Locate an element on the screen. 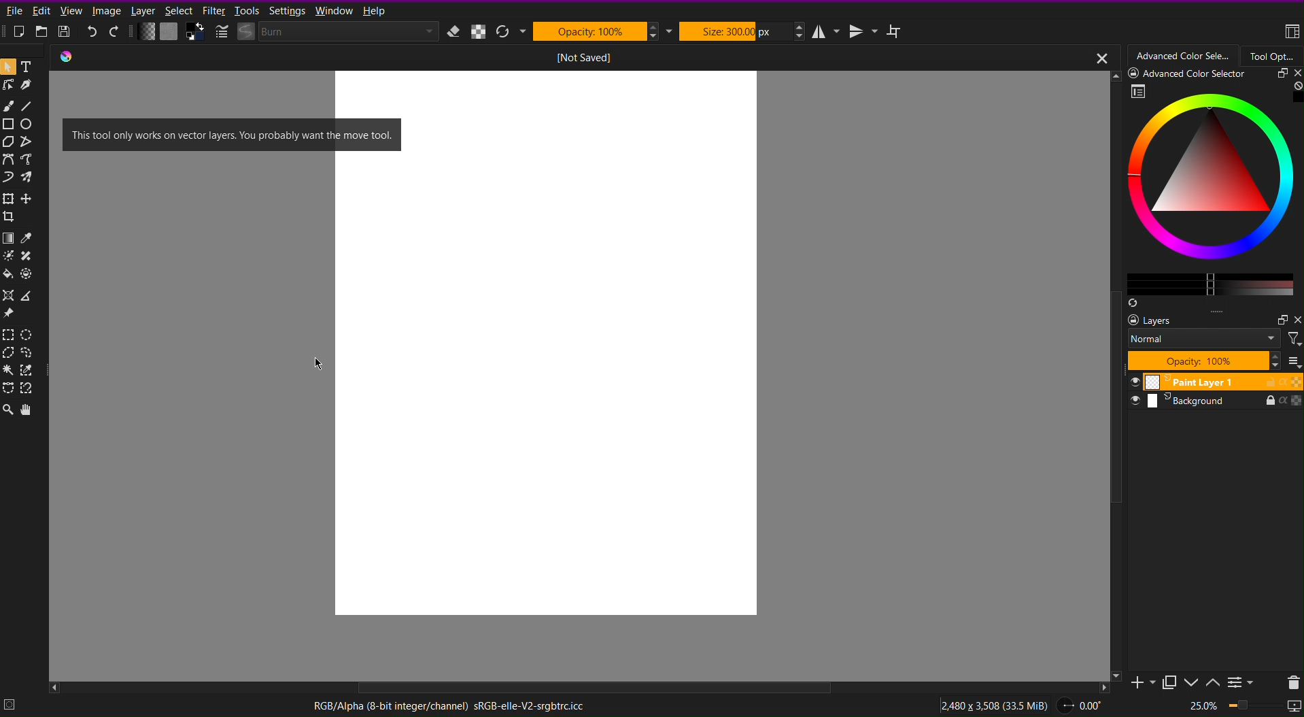 The height and width of the screenshot is (717, 1304). Line is located at coordinates (27, 106).